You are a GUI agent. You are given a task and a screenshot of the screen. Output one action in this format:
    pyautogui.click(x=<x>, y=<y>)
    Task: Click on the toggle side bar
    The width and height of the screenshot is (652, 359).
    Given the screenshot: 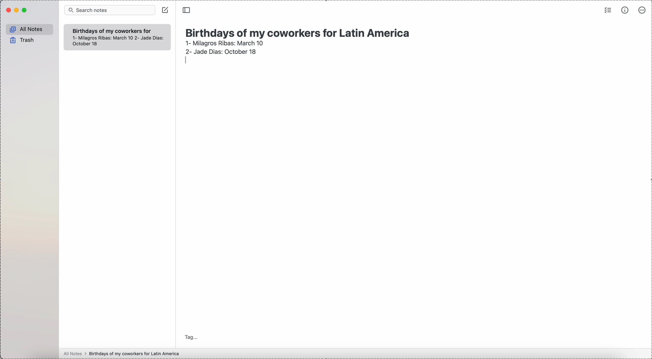 What is the action you would take?
    pyautogui.click(x=187, y=10)
    